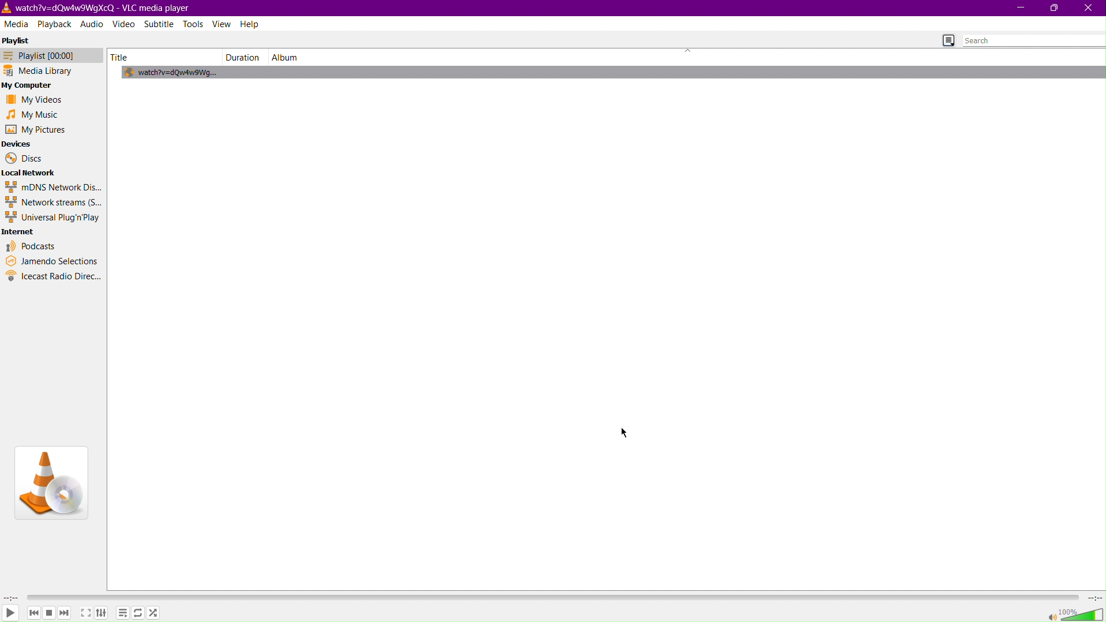  What do you see at coordinates (51, 484) in the screenshot?
I see `VLC Logo` at bounding box center [51, 484].